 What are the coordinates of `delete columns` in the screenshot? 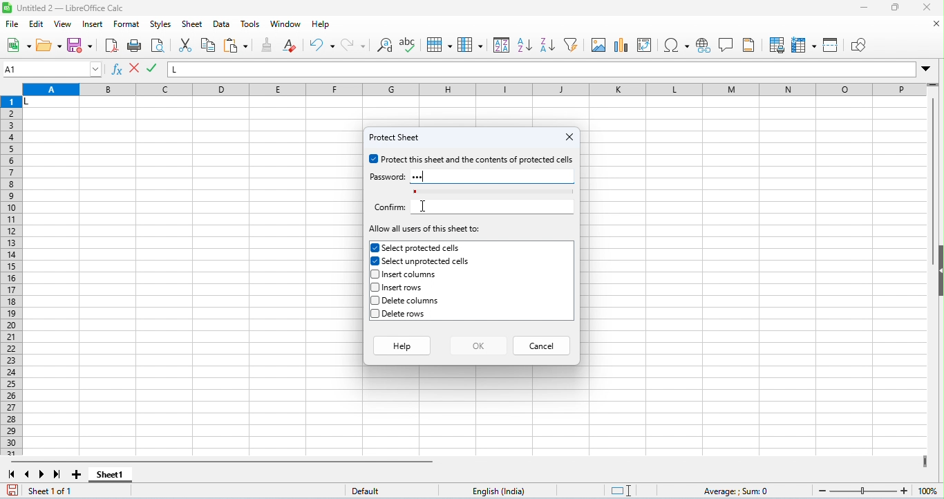 It's located at (407, 301).